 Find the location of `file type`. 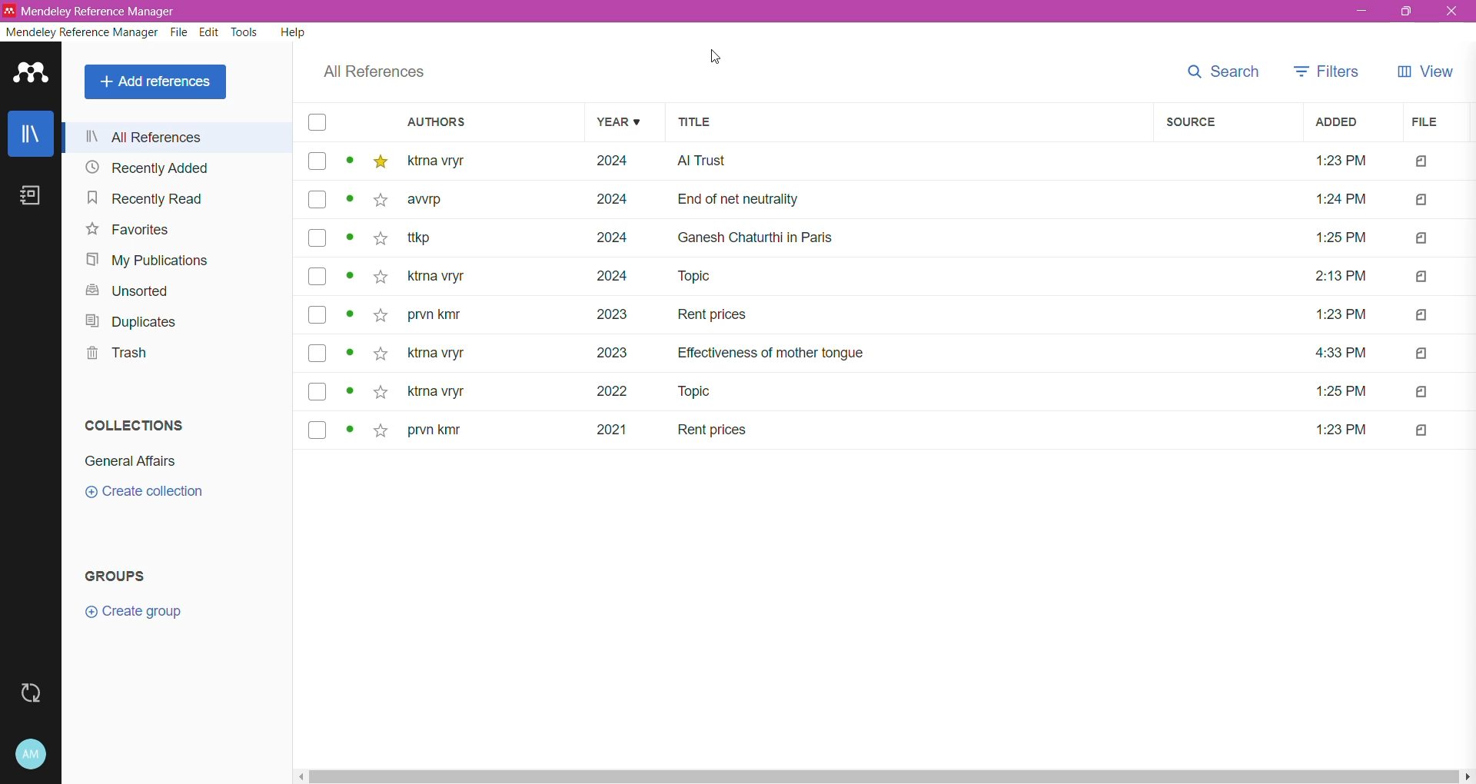

file type is located at coordinates (1424, 430).